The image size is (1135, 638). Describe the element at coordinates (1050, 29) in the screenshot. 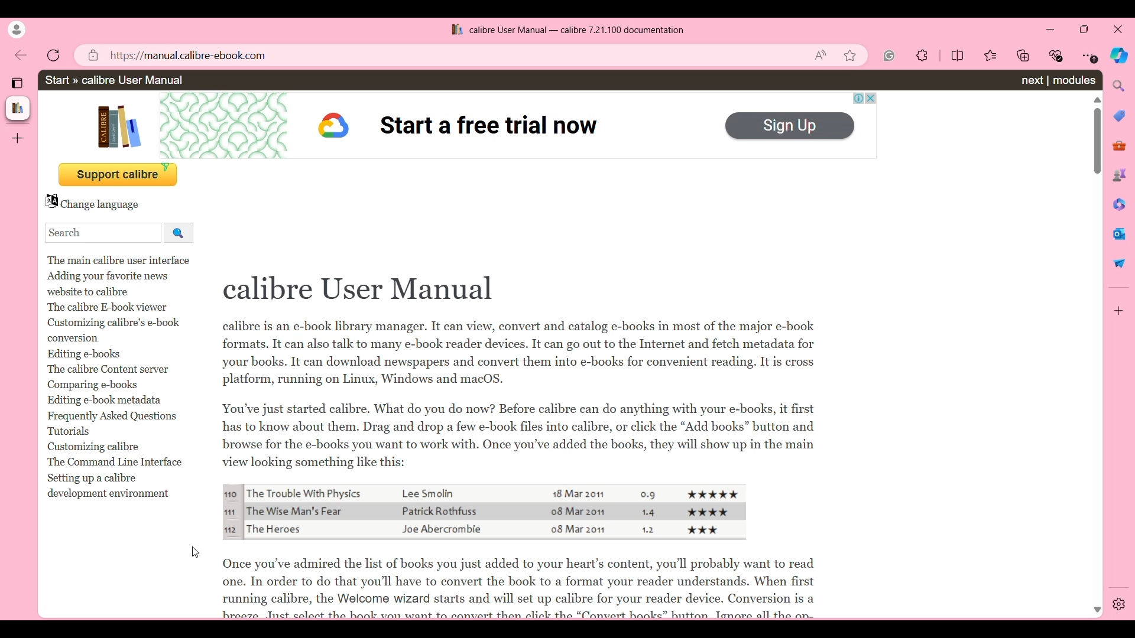

I see `Minimize` at that location.